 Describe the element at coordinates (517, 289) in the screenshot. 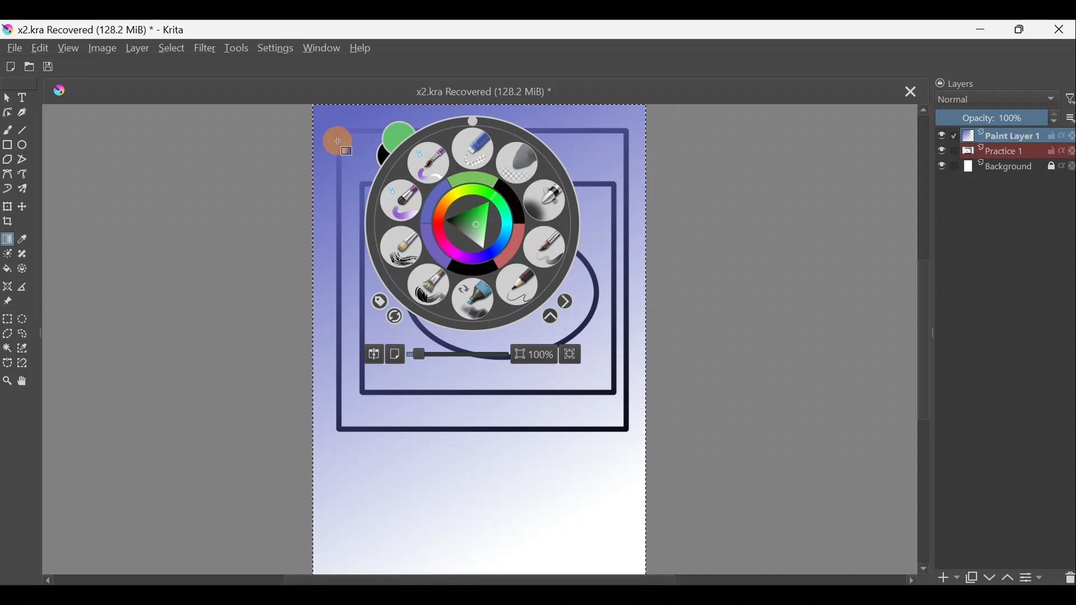

I see `Pencil 2` at that location.